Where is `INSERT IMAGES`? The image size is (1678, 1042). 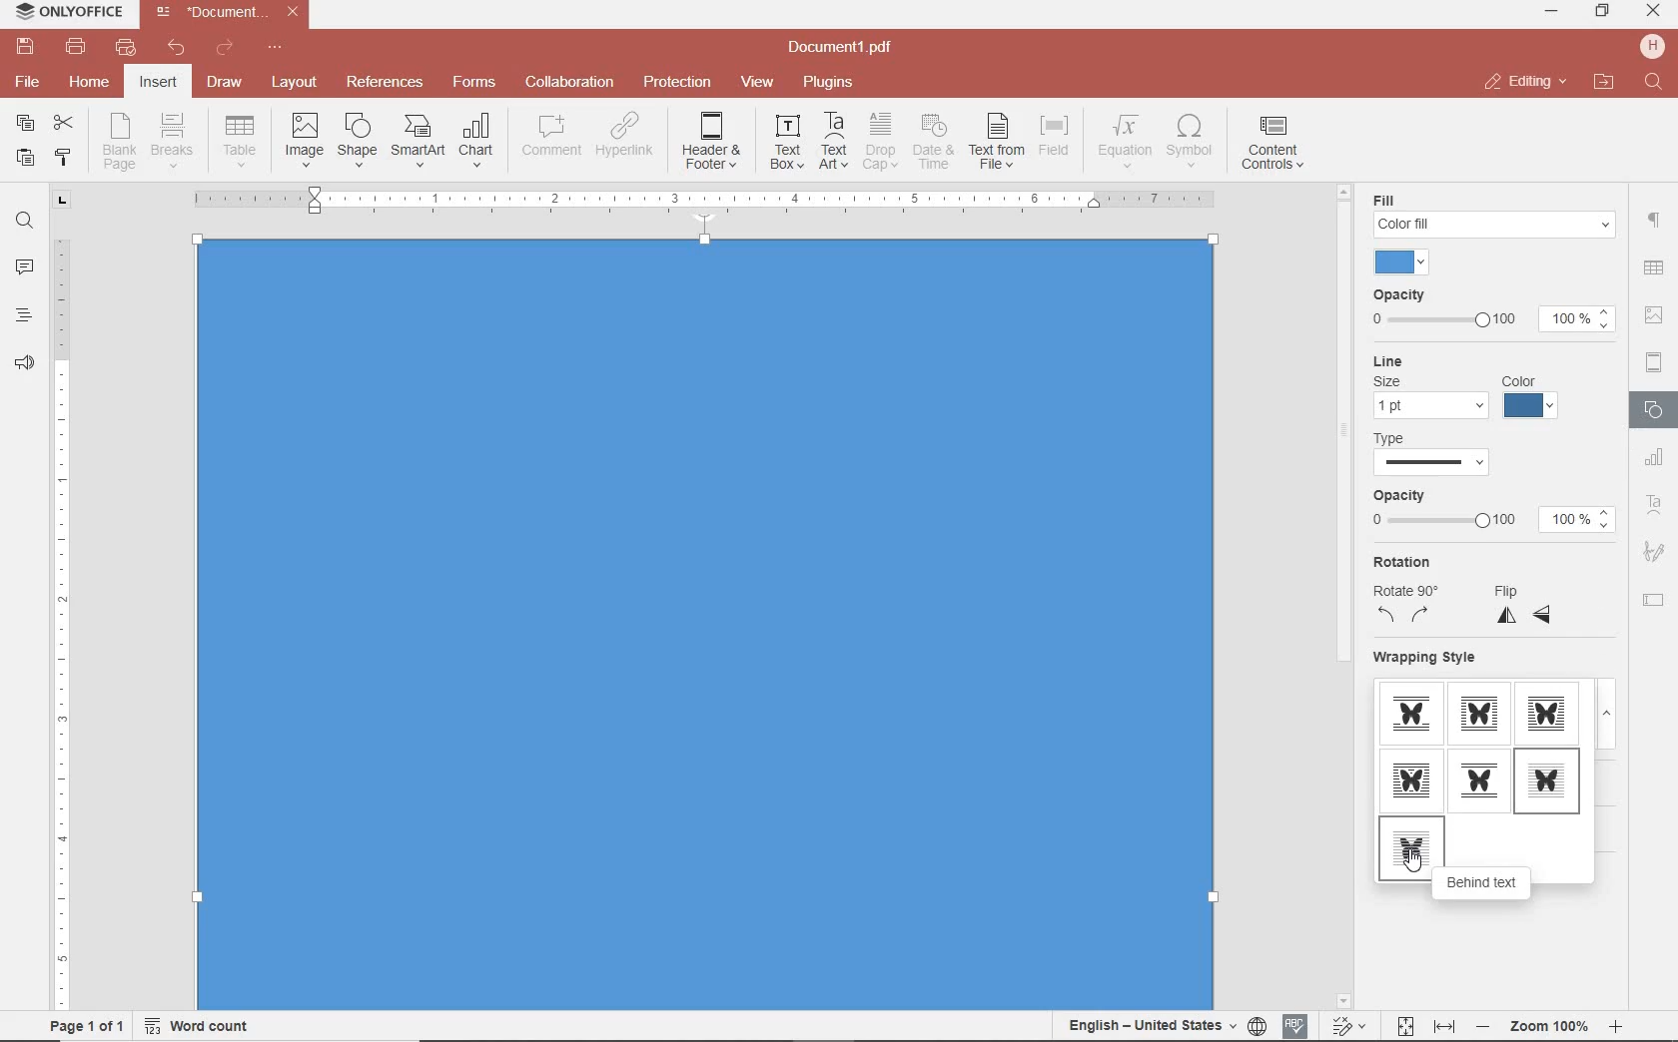 INSERT IMAGES is located at coordinates (305, 139).